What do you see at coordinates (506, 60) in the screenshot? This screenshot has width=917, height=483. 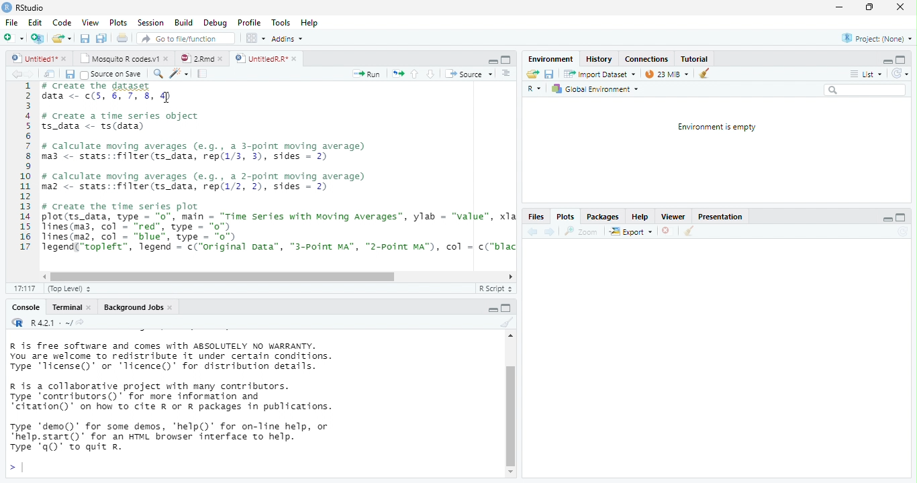 I see `maximize` at bounding box center [506, 60].